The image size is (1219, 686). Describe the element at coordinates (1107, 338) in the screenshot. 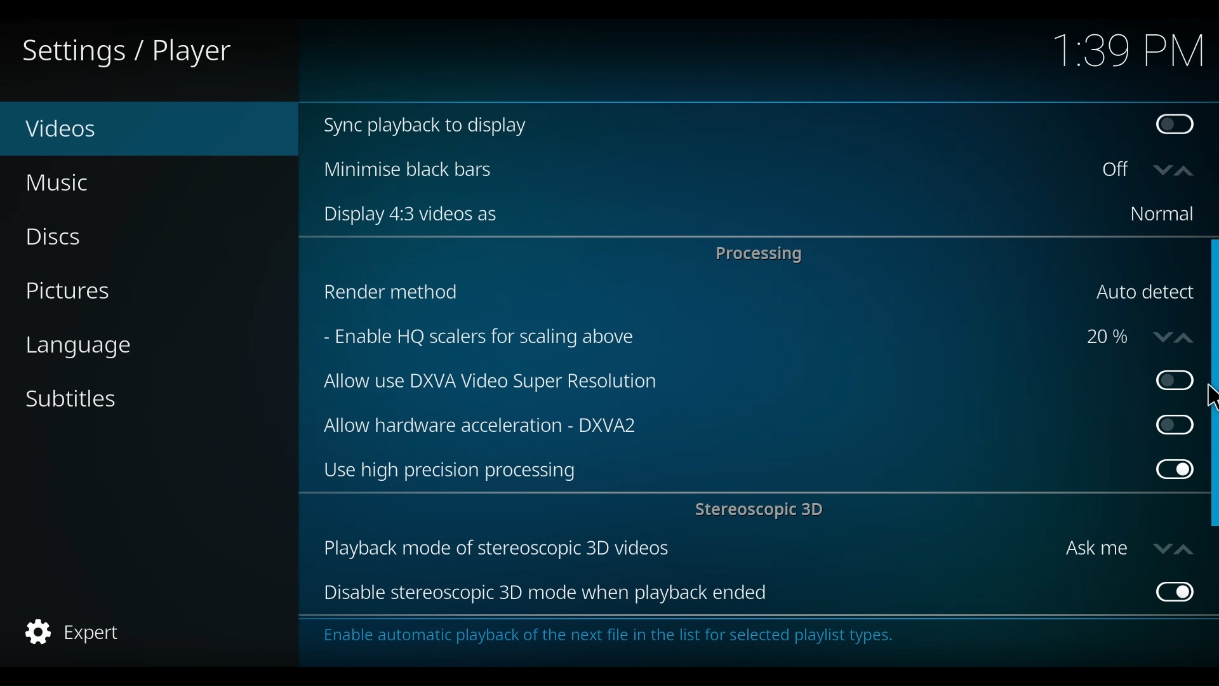

I see `20%` at that location.